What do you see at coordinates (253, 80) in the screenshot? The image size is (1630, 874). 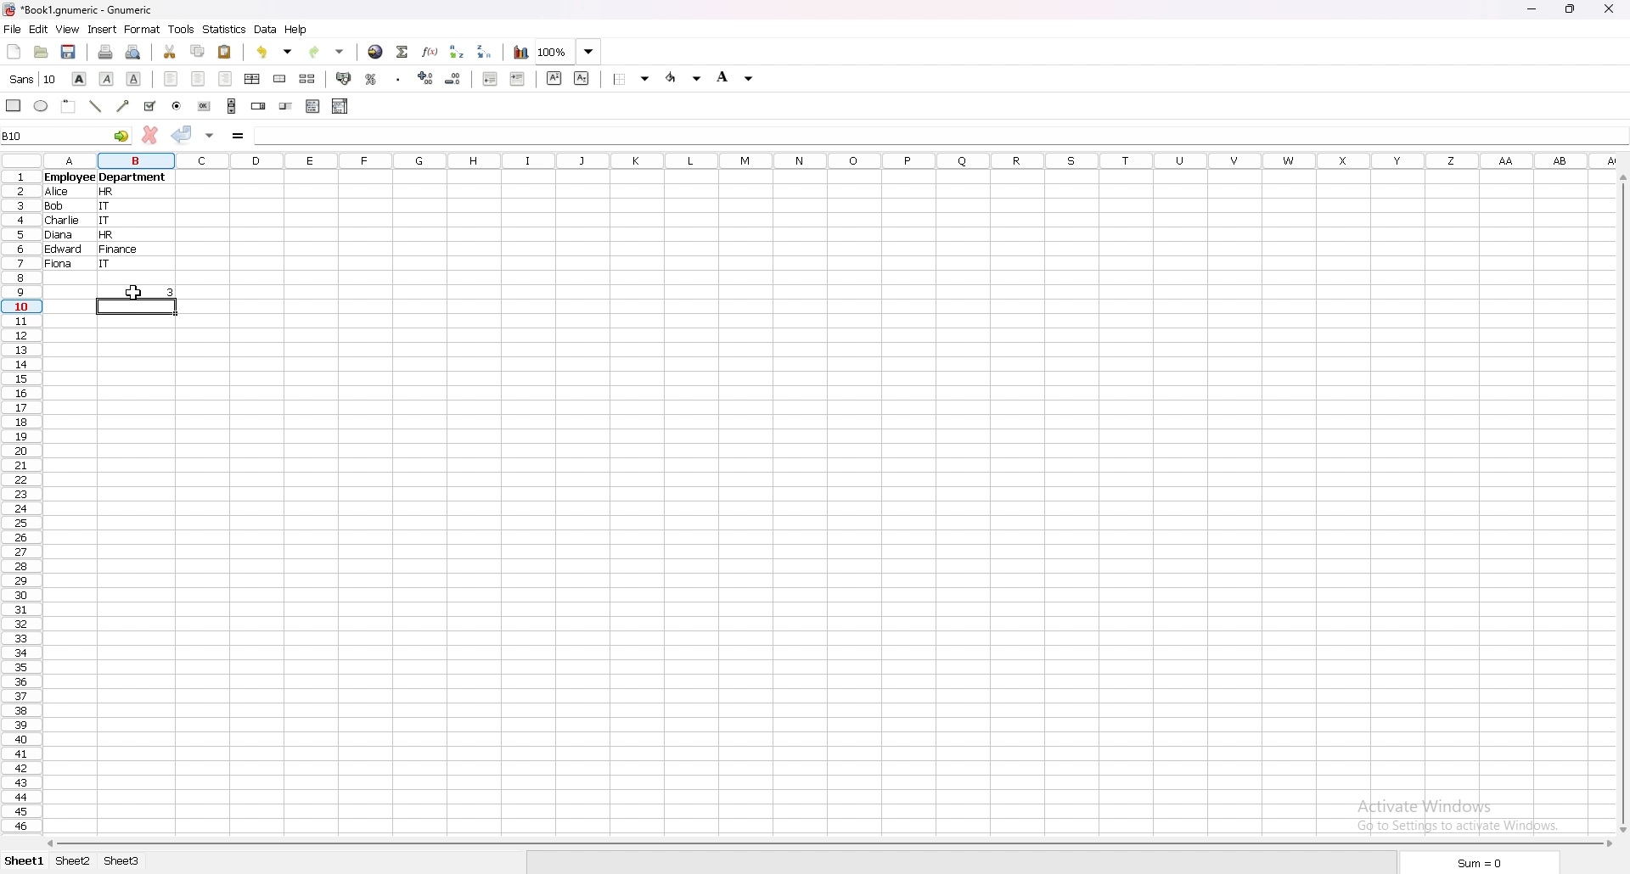 I see `centre horizontally` at bounding box center [253, 80].